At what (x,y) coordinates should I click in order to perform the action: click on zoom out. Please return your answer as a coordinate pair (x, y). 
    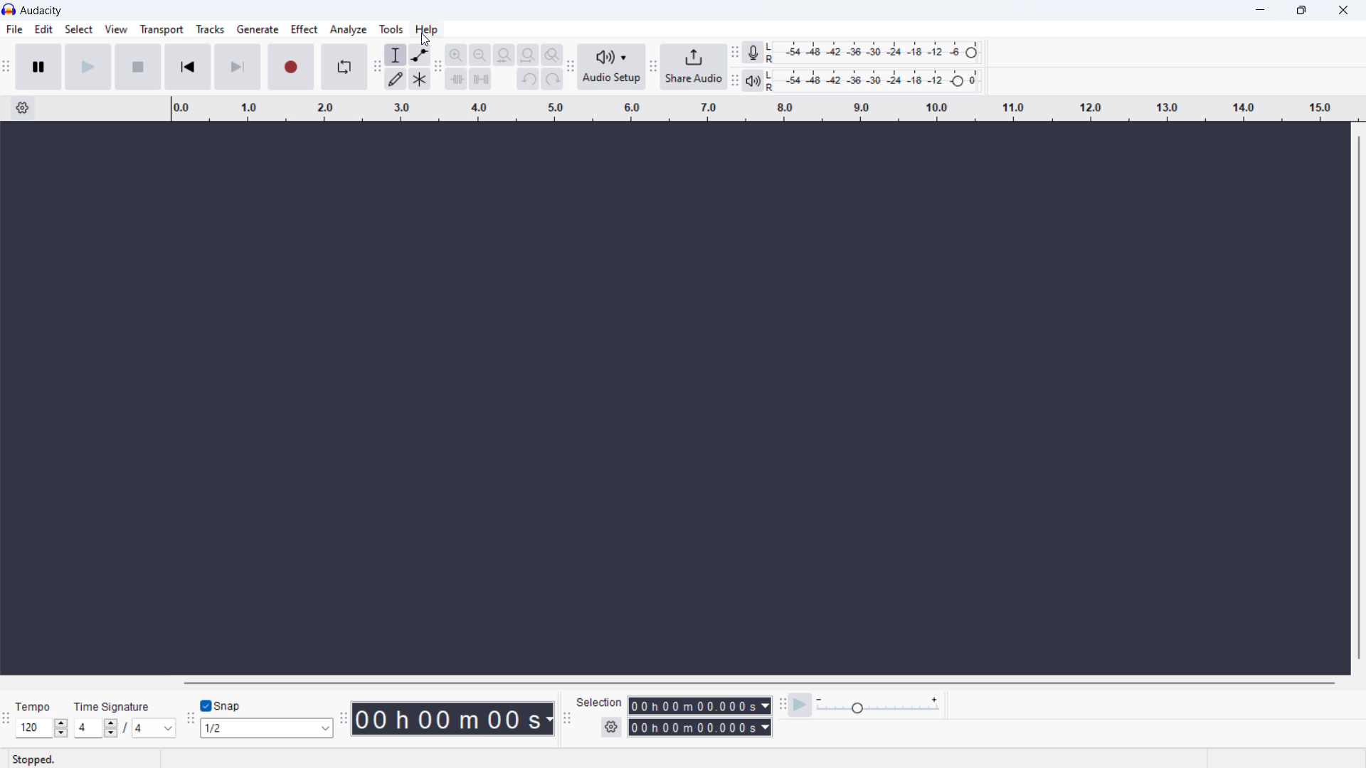
    Looking at the image, I should click on (480, 54).